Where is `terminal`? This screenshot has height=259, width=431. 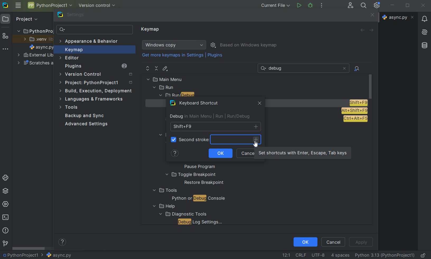 terminal is located at coordinates (6, 217).